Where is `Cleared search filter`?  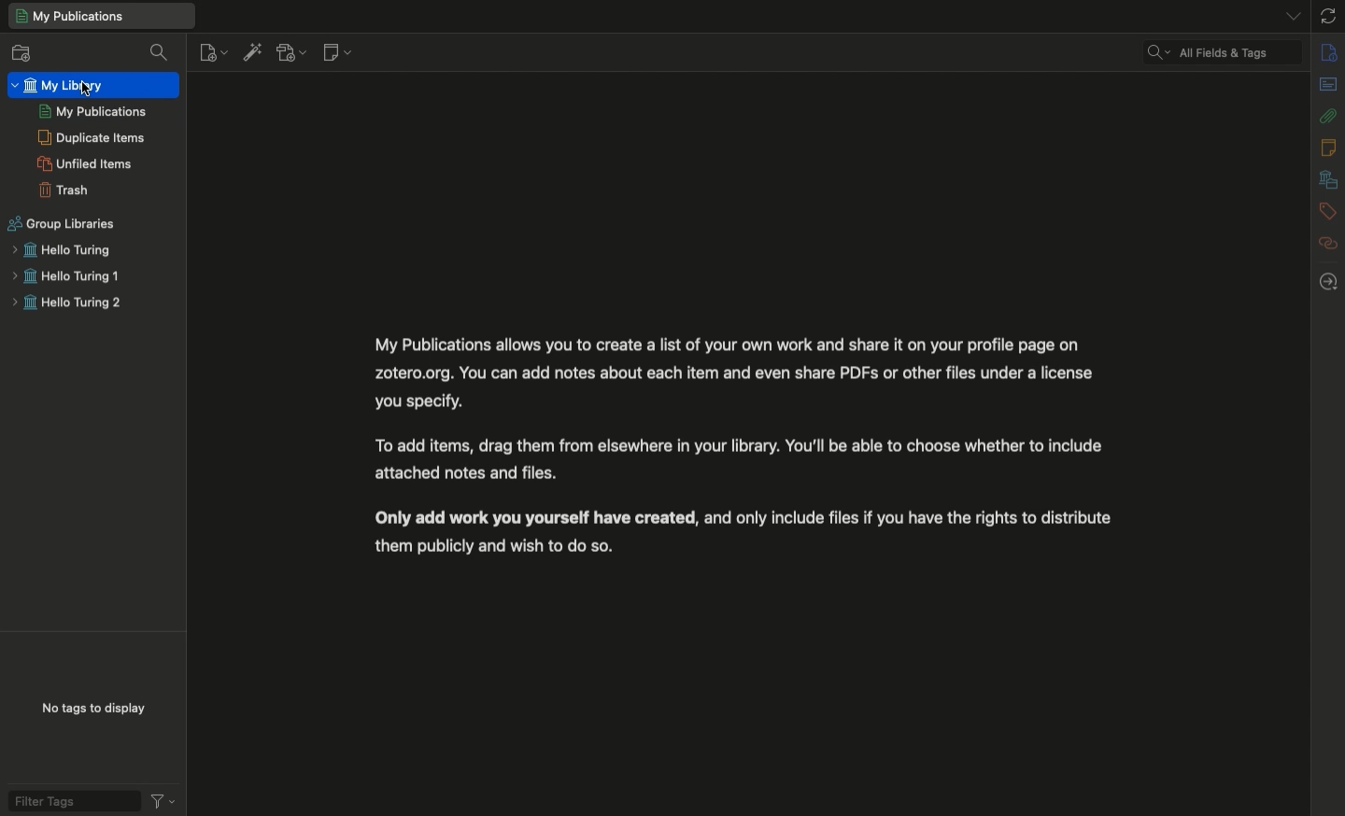
Cleared search filter is located at coordinates (1221, 53).